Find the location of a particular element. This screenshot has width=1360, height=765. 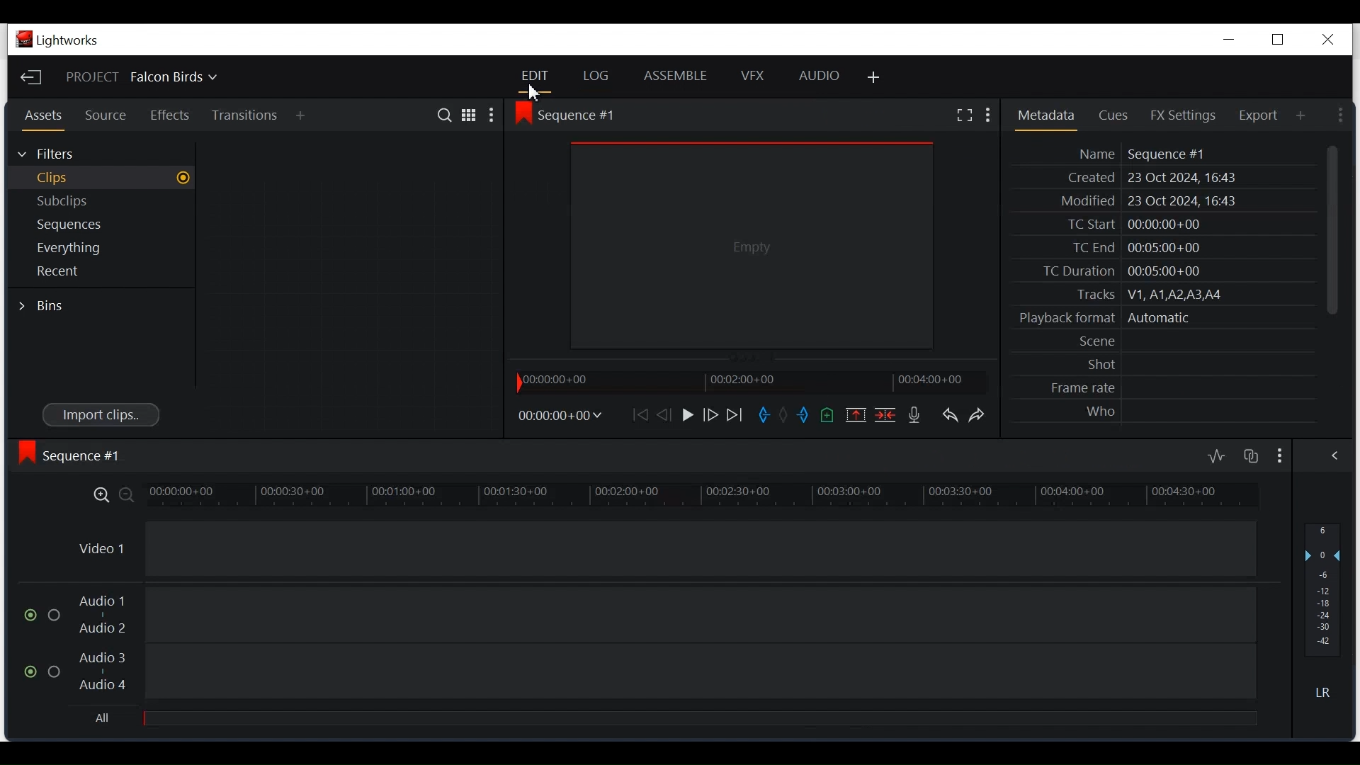

Transition is located at coordinates (244, 115).